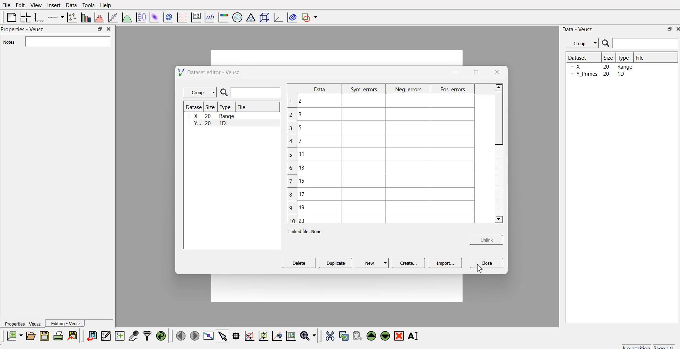 This screenshot has width=680, height=349. I want to click on zoom out graph axes, so click(276, 335).